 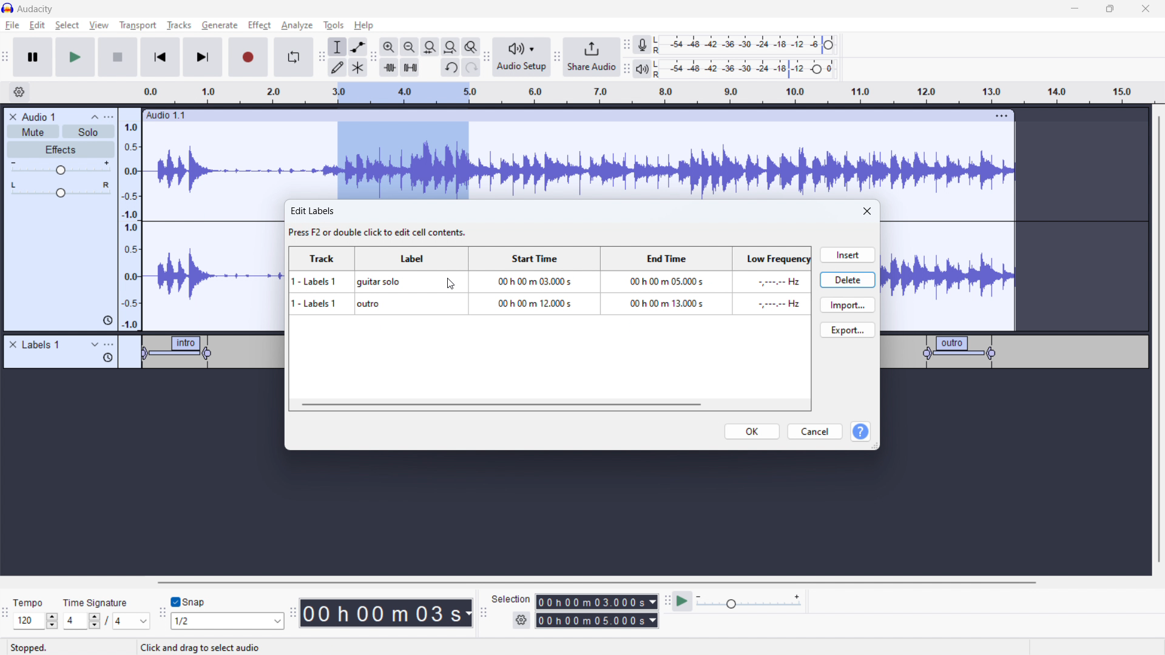 I want to click on history, so click(x=108, y=358).